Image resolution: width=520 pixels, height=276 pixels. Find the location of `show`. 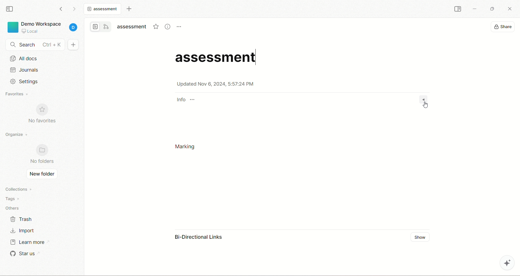

show is located at coordinates (420, 236).